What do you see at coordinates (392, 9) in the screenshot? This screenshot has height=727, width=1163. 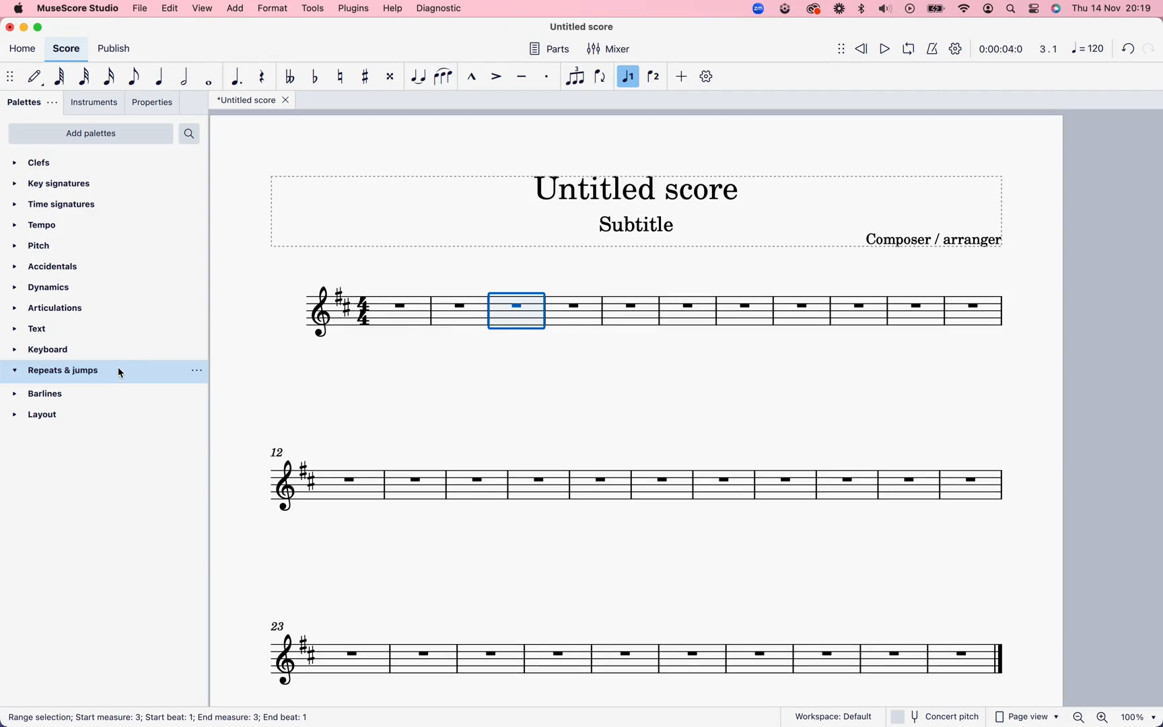 I see `help` at bounding box center [392, 9].